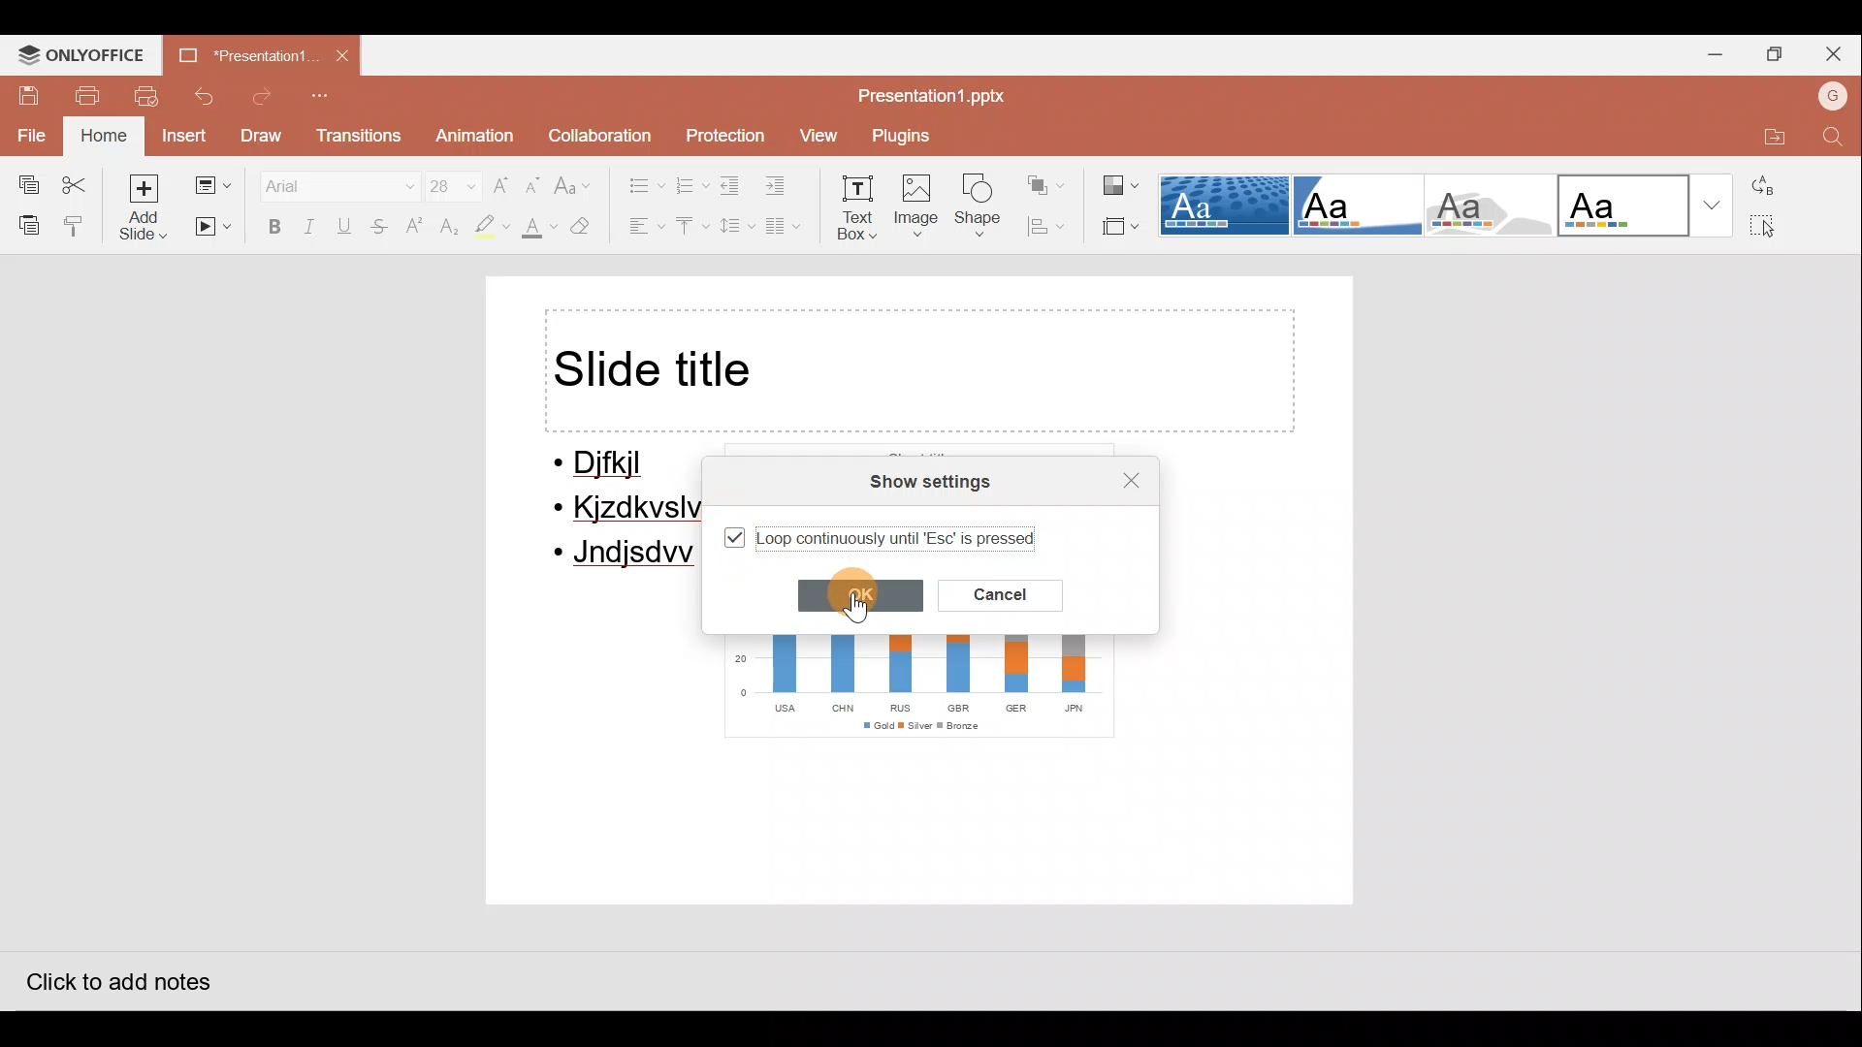  What do you see at coordinates (1045, 227) in the screenshot?
I see `Align shape` at bounding box center [1045, 227].